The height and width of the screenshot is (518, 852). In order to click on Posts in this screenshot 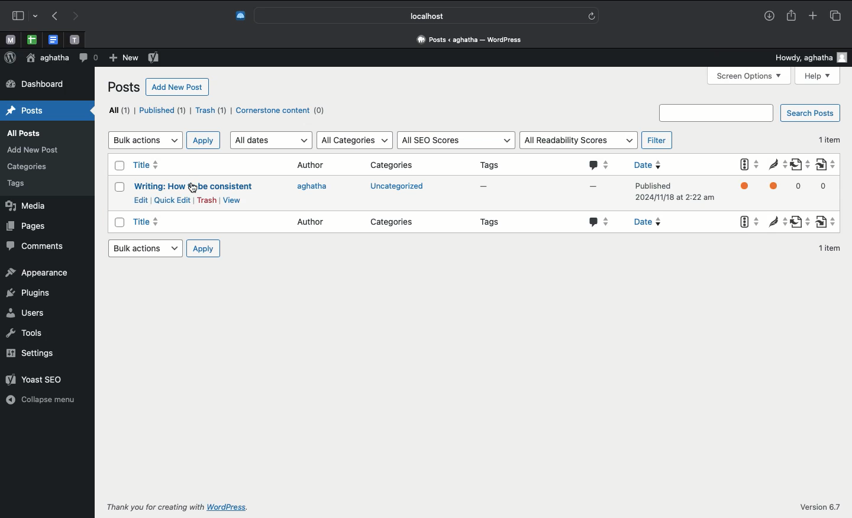, I will do `click(124, 88)`.